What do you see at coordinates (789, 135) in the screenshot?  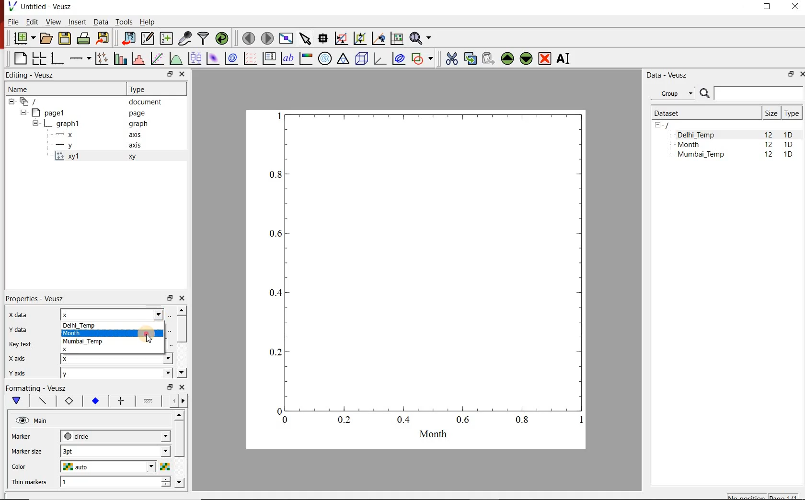 I see `1D` at bounding box center [789, 135].